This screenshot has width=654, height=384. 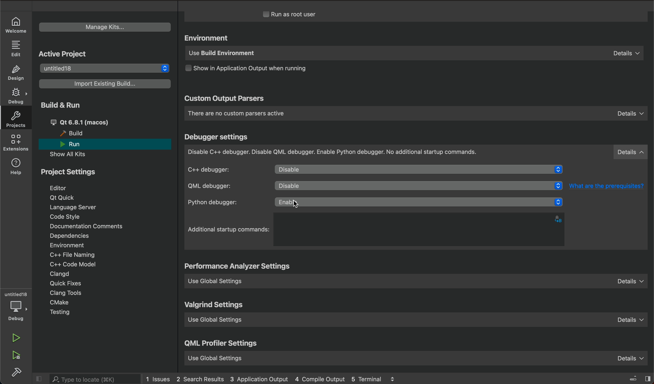 I want to click on use global setting , so click(x=418, y=322).